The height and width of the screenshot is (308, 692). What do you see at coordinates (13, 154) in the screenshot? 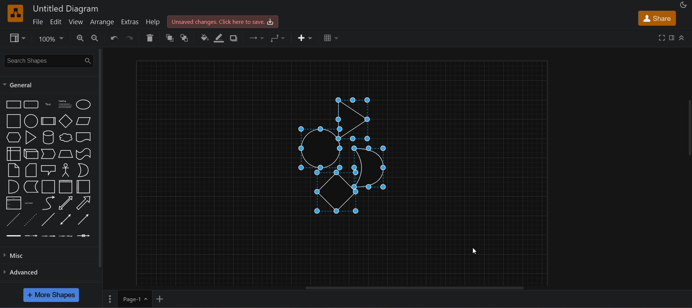
I see `internal storage` at bounding box center [13, 154].